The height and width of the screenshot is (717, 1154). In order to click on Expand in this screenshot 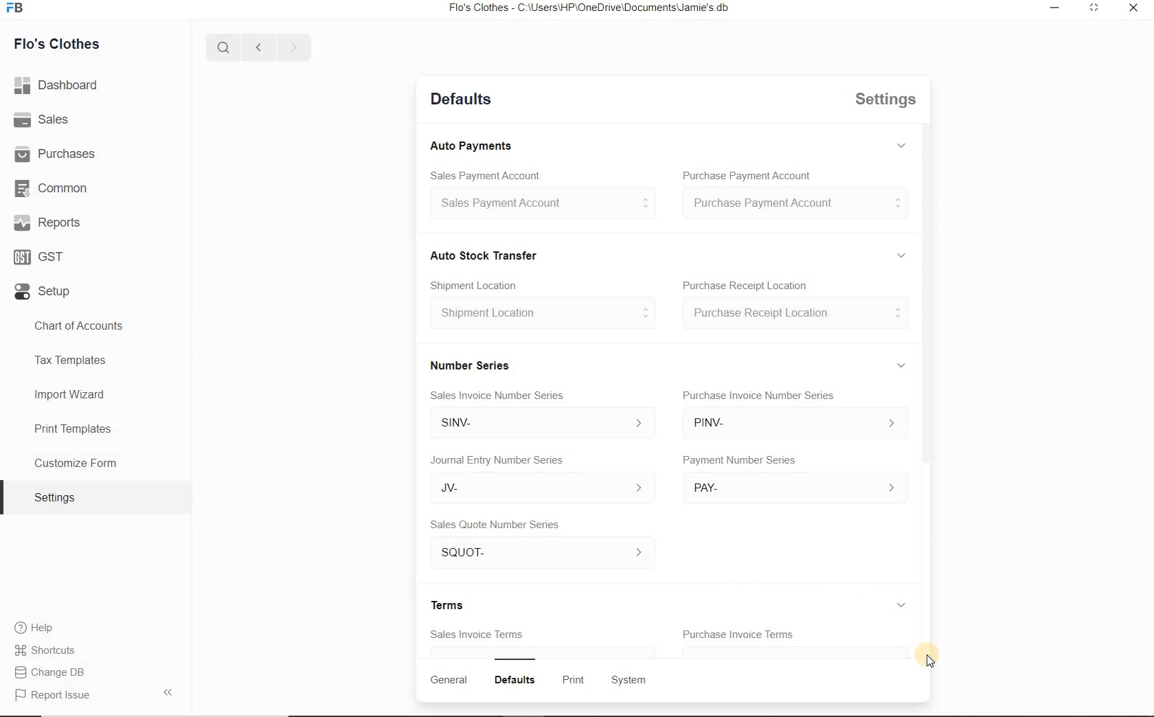, I will do `click(900, 367)`.